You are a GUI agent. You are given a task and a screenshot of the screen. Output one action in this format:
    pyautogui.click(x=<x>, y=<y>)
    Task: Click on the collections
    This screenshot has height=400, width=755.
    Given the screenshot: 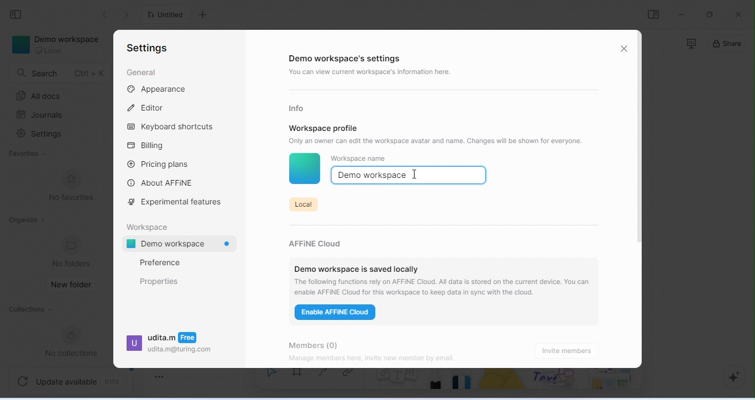 What is the action you would take?
    pyautogui.click(x=29, y=310)
    